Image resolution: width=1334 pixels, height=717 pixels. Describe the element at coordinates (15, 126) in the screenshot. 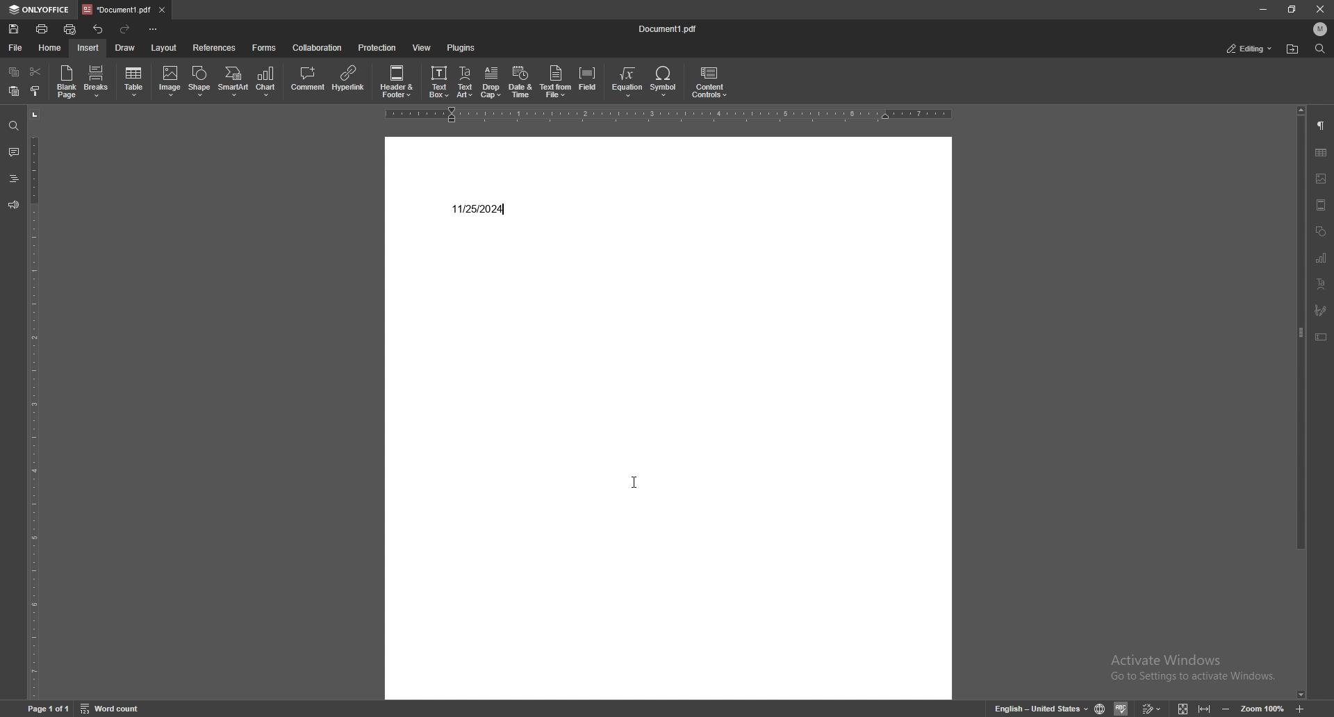

I see `find` at that location.